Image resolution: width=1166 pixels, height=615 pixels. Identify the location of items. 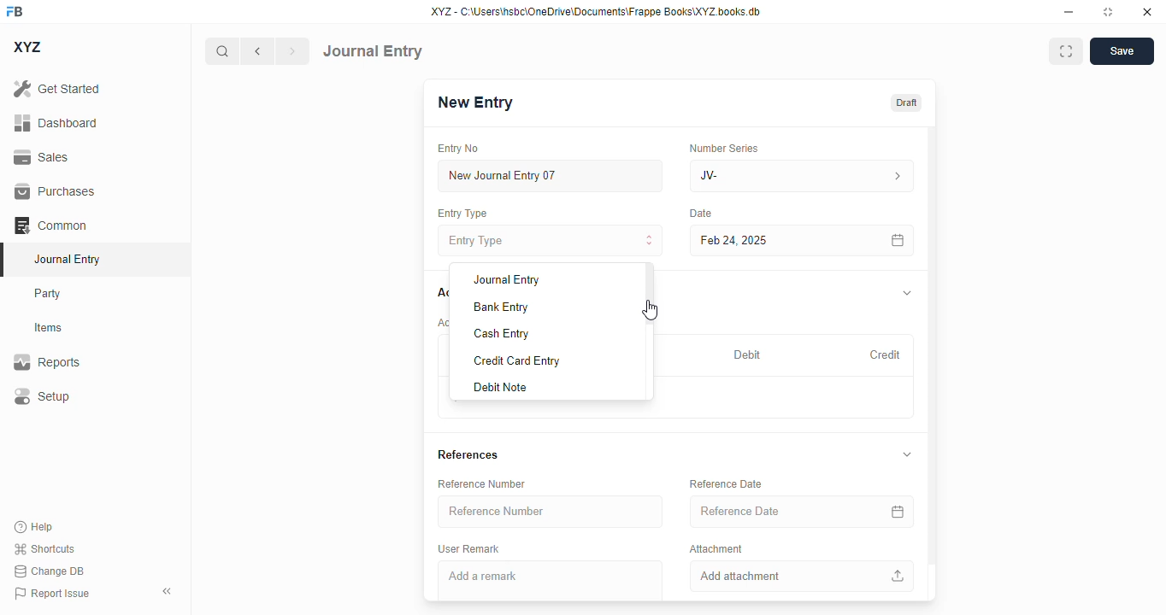
(49, 328).